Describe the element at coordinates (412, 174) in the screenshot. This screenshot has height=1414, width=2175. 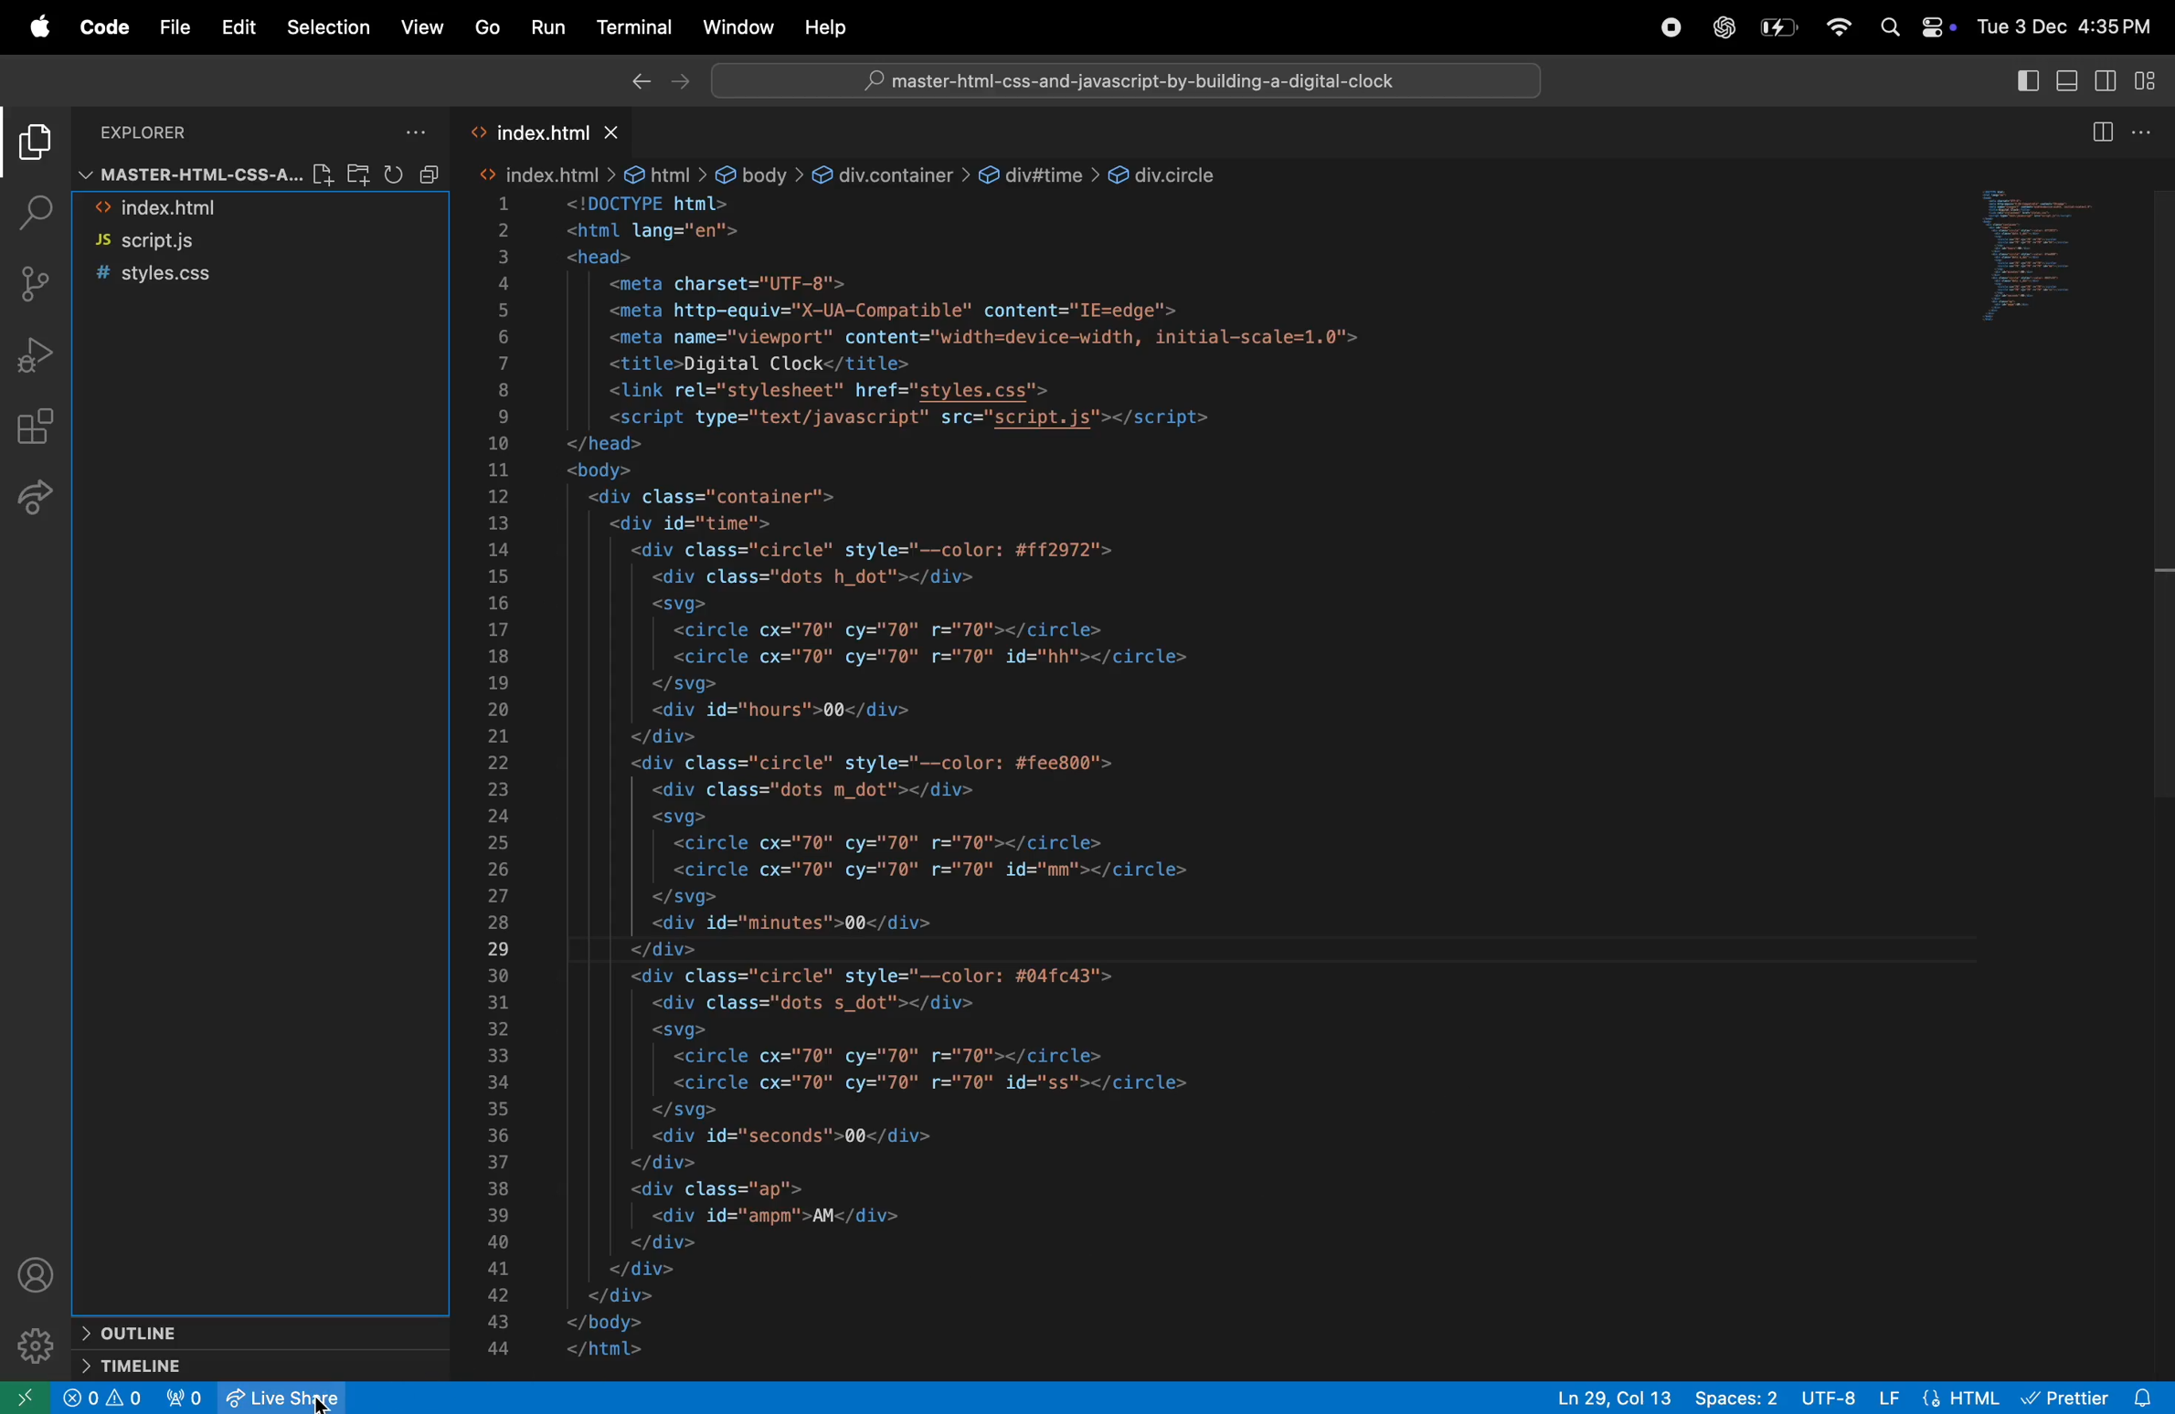
I see `refresh` at that location.